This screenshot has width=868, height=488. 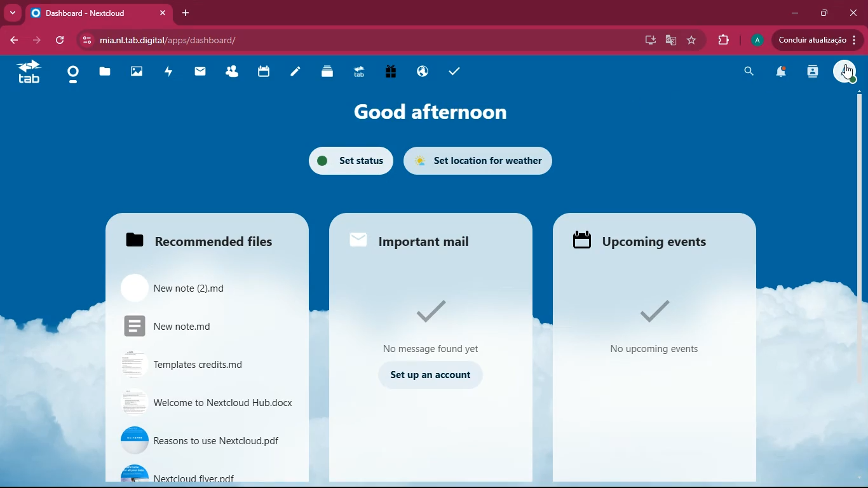 What do you see at coordinates (205, 402) in the screenshot?
I see `file` at bounding box center [205, 402].